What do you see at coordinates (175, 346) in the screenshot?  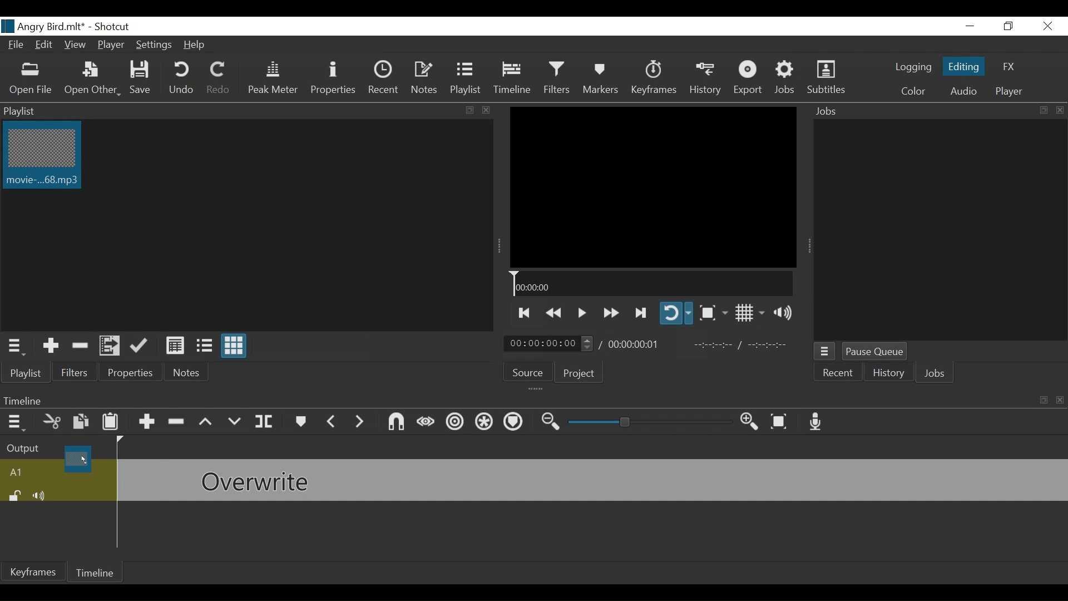 I see `View as Details` at bounding box center [175, 346].